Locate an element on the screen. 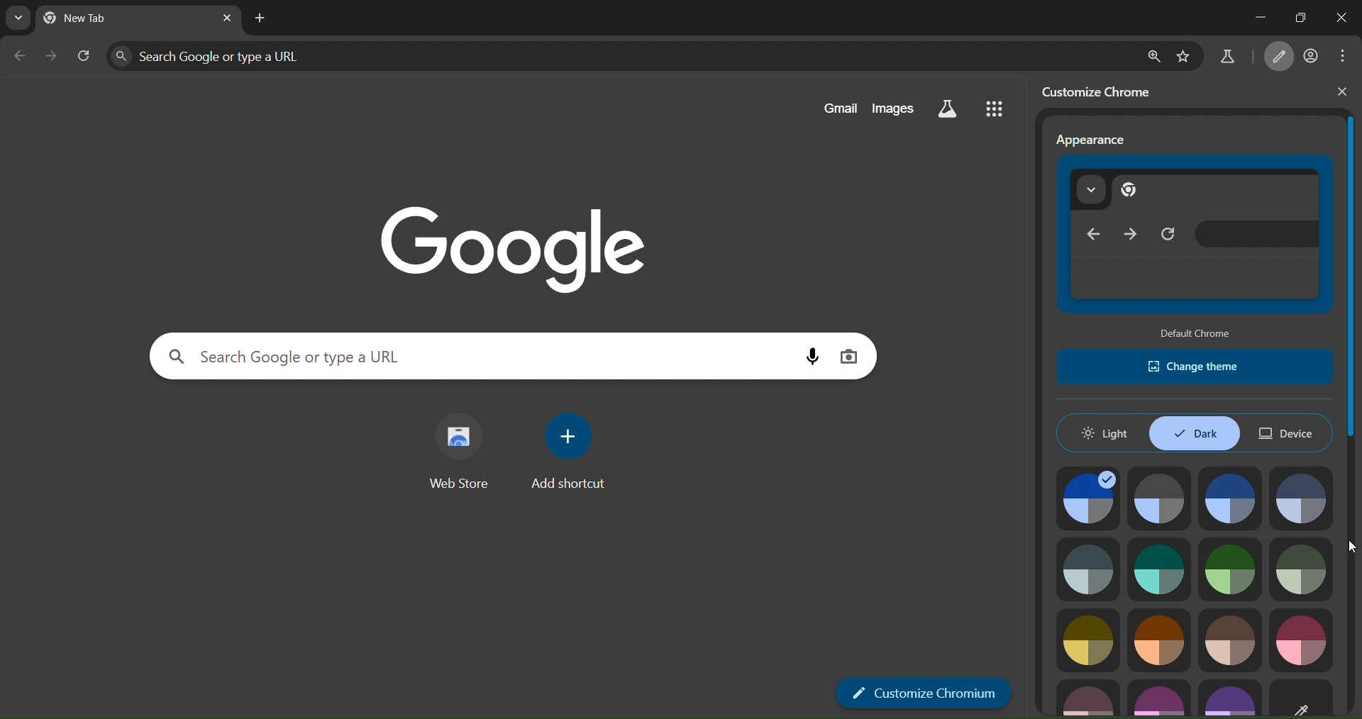  new tab is located at coordinates (260, 18).